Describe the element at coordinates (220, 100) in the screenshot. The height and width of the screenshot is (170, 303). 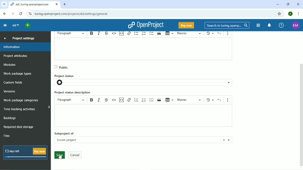
I see `undo` at that location.